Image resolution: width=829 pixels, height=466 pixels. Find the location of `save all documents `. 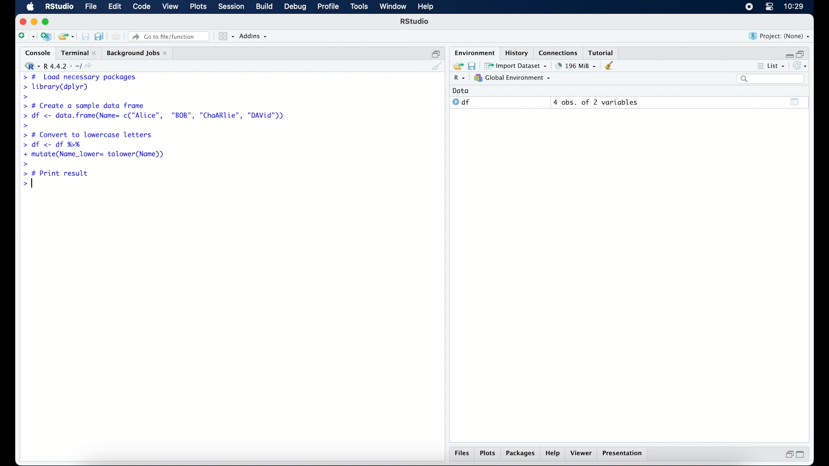

save all documents  is located at coordinates (100, 36).